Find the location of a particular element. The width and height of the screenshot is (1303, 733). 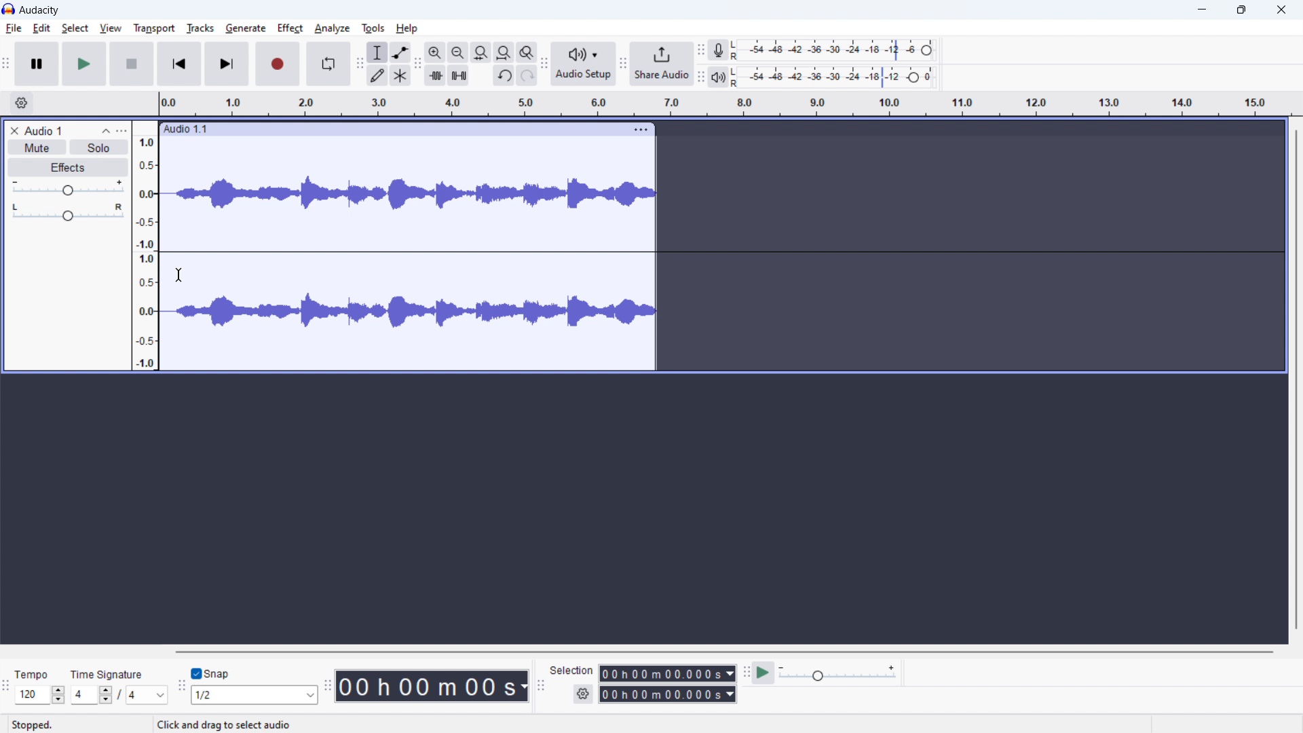

share audio toolbar is located at coordinates (623, 64).